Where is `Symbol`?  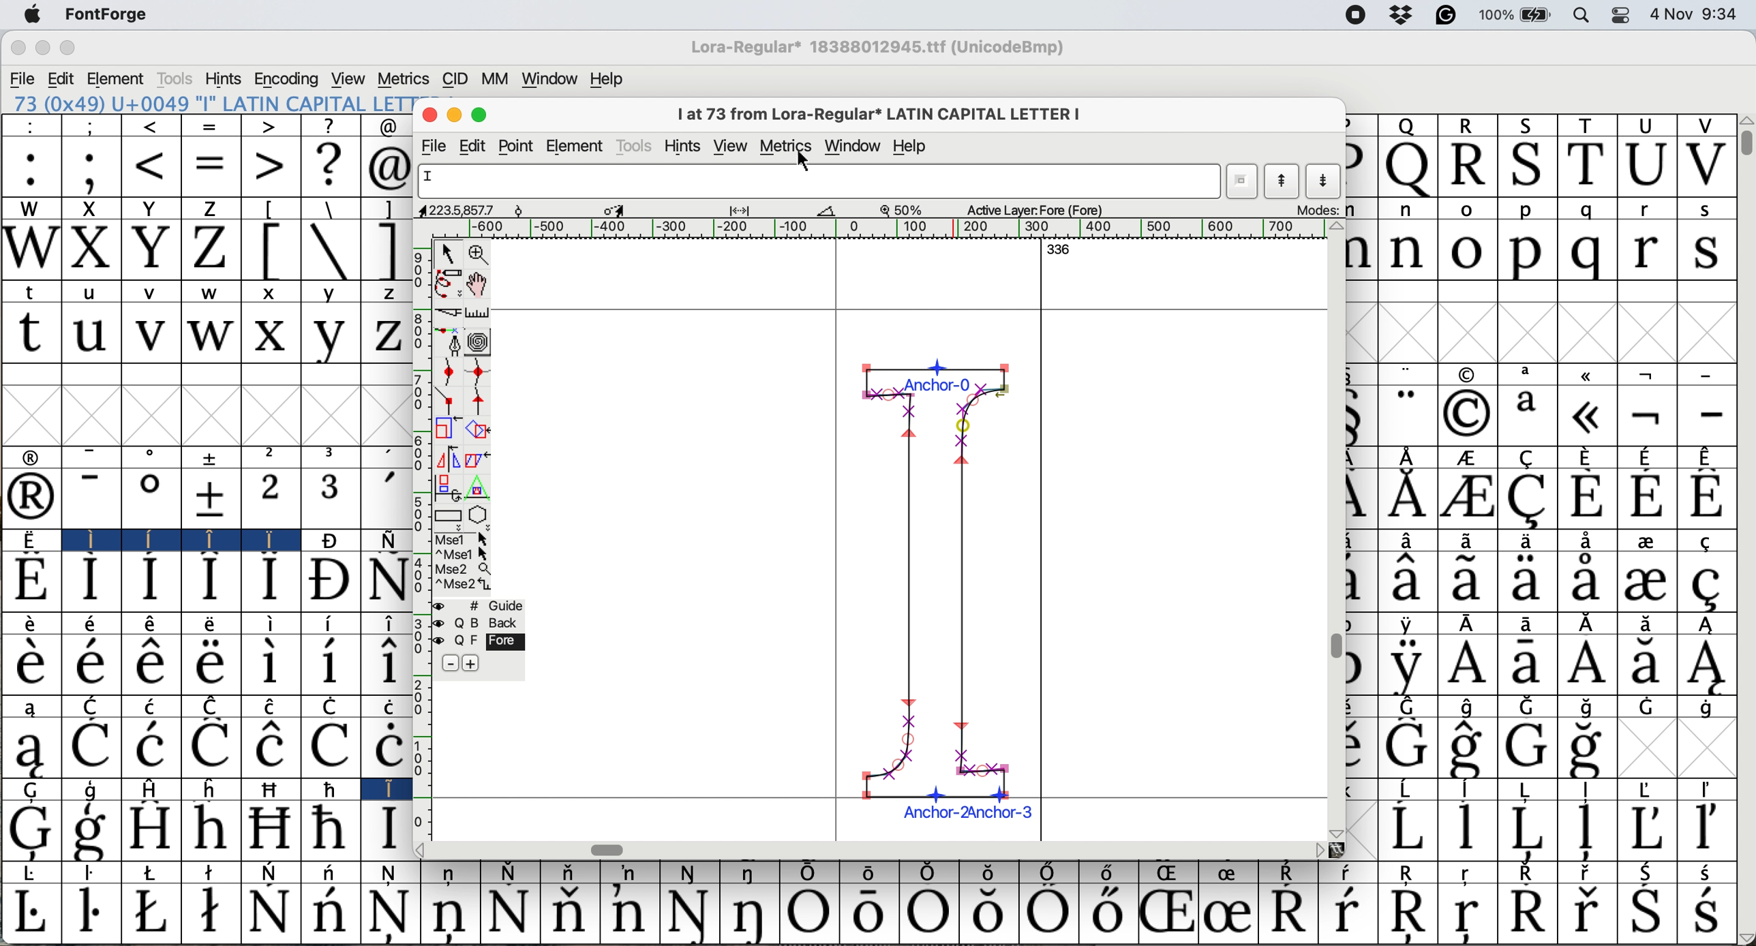 Symbol is located at coordinates (690, 913).